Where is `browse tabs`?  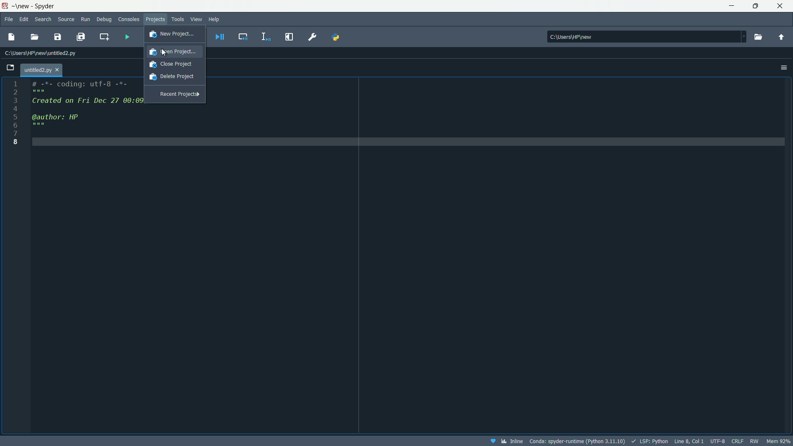
browse tabs is located at coordinates (12, 66).